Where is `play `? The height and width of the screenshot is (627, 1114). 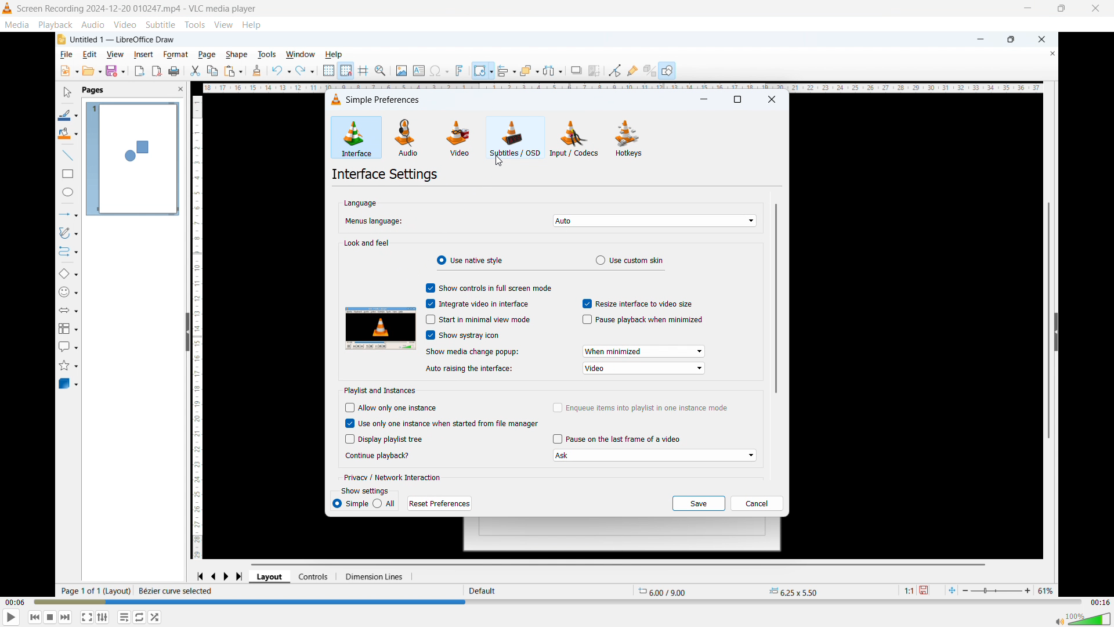 play  is located at coordinates (12, 617).